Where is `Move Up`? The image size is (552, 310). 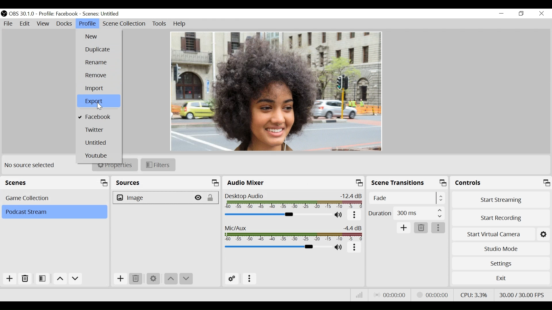
Move Up is located at coordinates (170, 280).